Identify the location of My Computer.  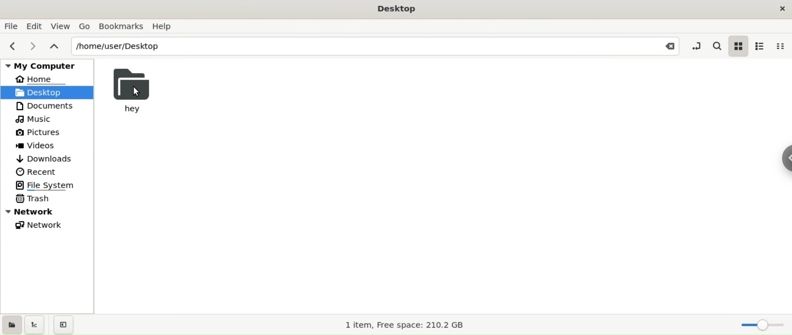
(49, 65).